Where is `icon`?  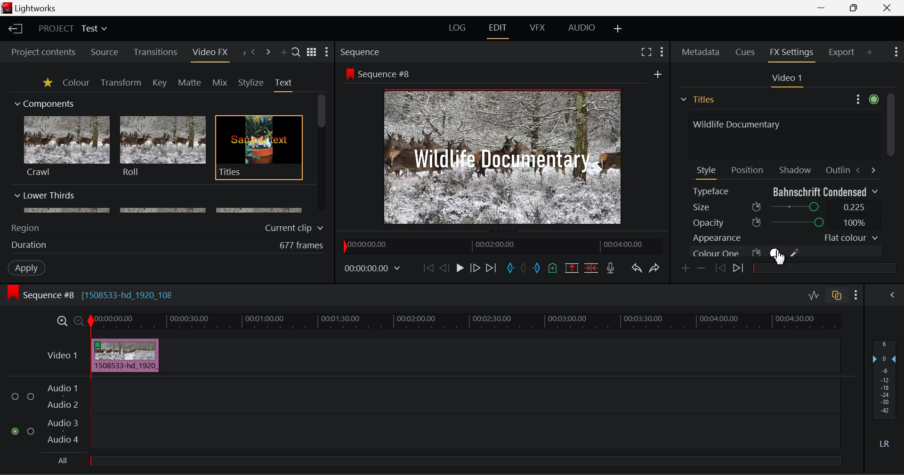
icon is located at coordinates (12, 293).